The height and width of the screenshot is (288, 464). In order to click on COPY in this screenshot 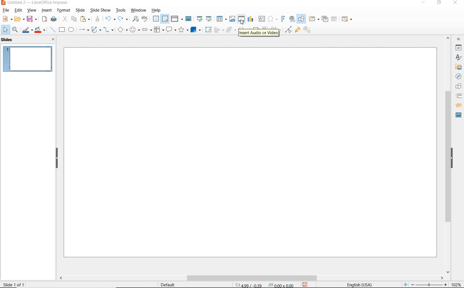, I will do `click(74, 18)`.